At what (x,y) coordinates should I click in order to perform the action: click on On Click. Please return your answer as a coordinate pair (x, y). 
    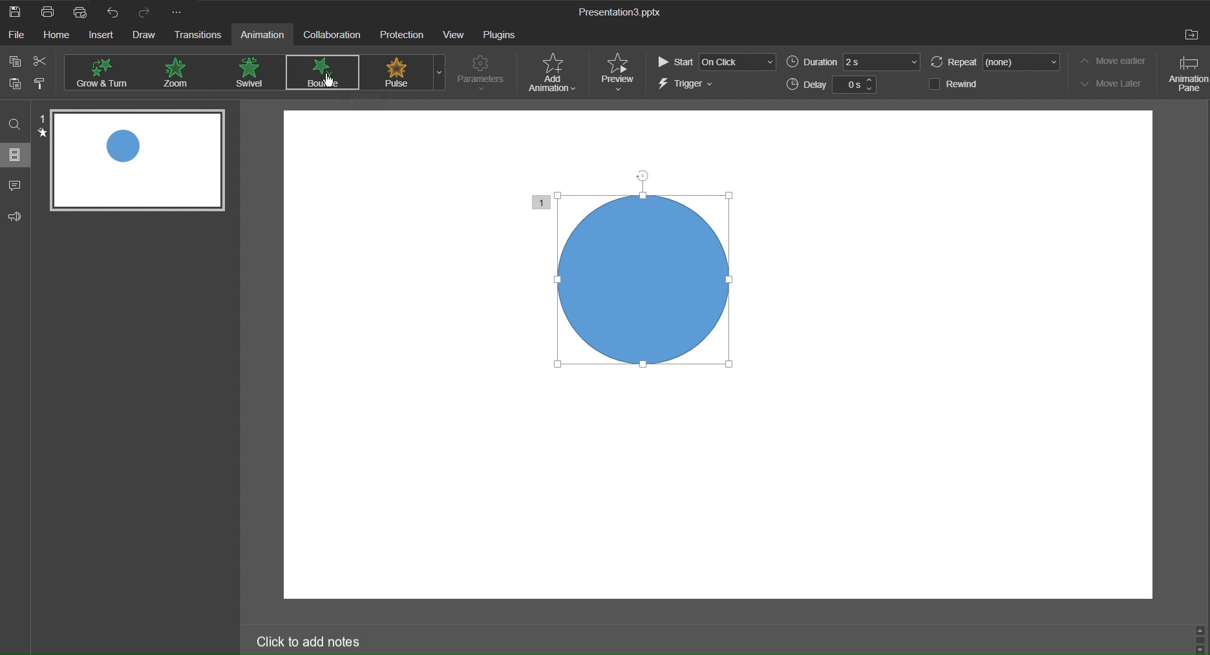
    Looking at the image, I should click on (739, 62).